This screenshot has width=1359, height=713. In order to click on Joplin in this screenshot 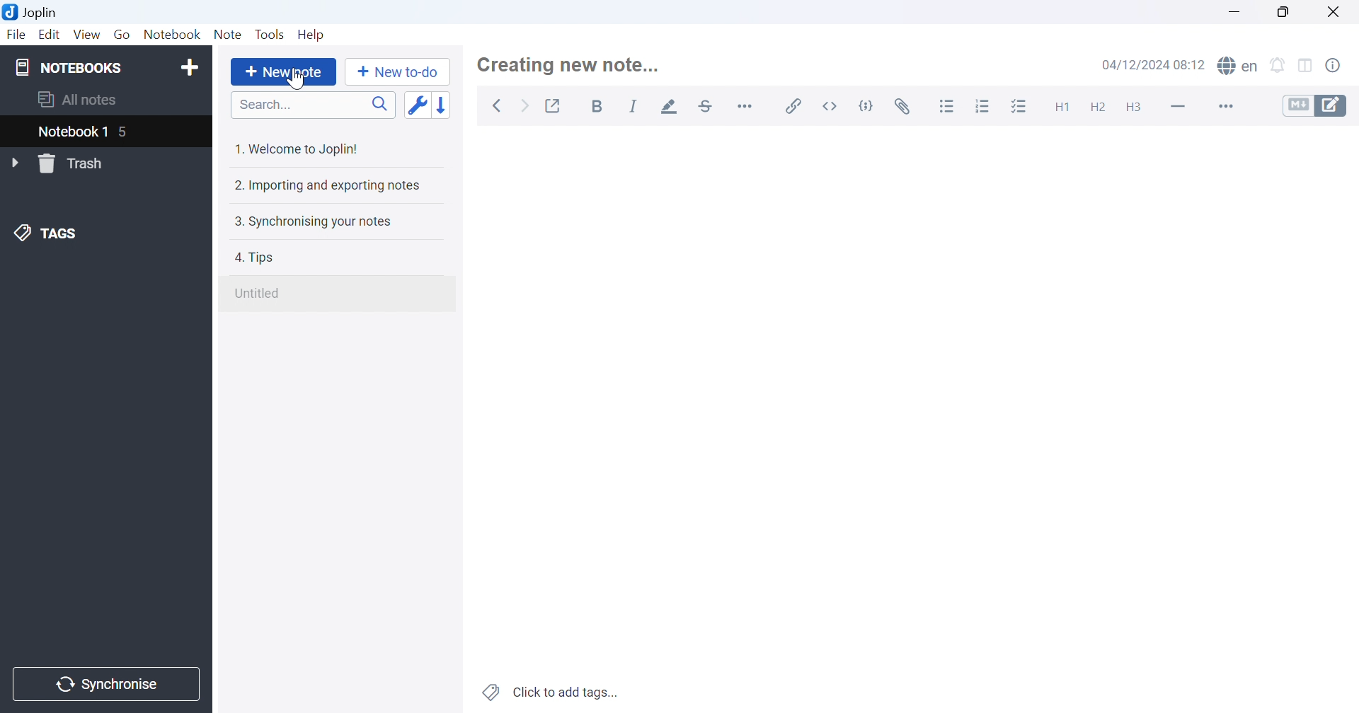, I will do `click(31, 14)`.